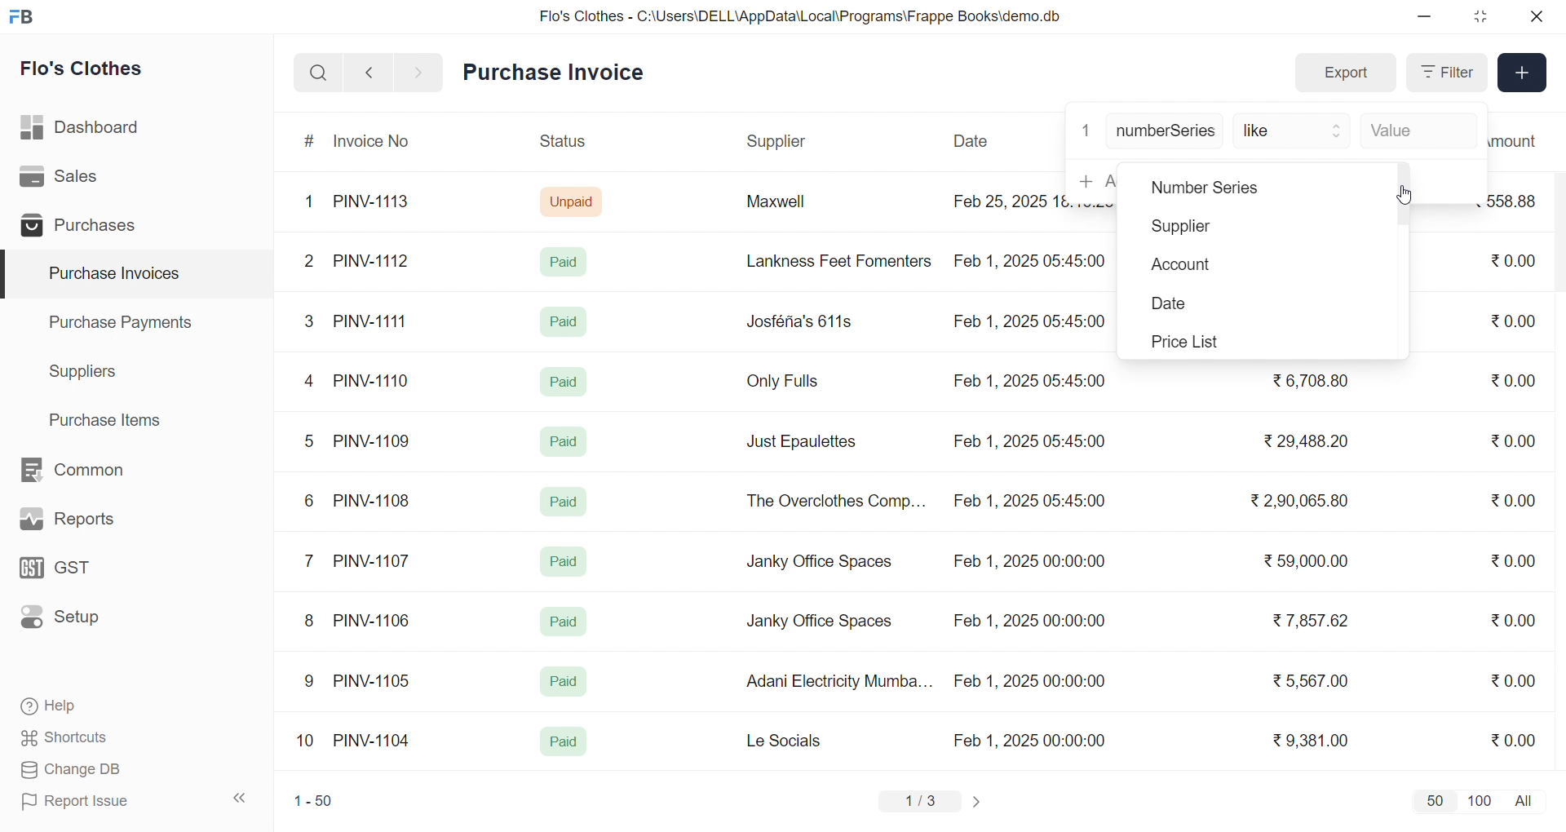  I want to click on ₹9,381.00, so click(1311, 741).